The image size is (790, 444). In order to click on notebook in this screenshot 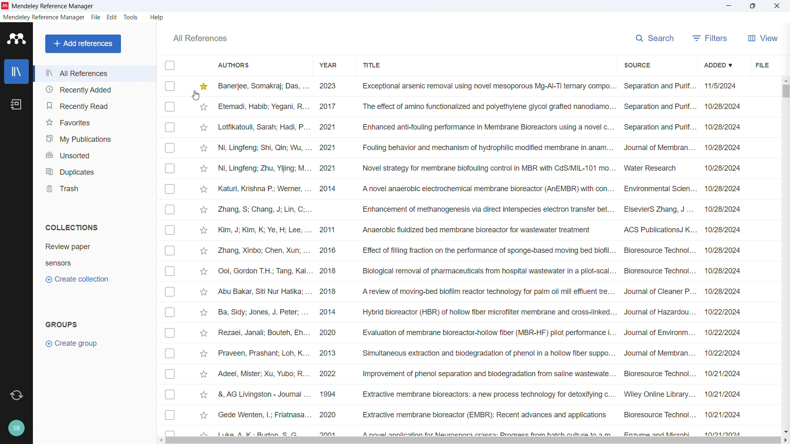, I will do `click(17, 104)`.